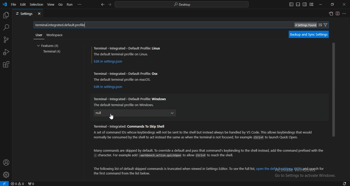 This screenshot has height=186, width=350. Describe the element at coordinates (135, 113) in the screenshot. I see `null` at that location.